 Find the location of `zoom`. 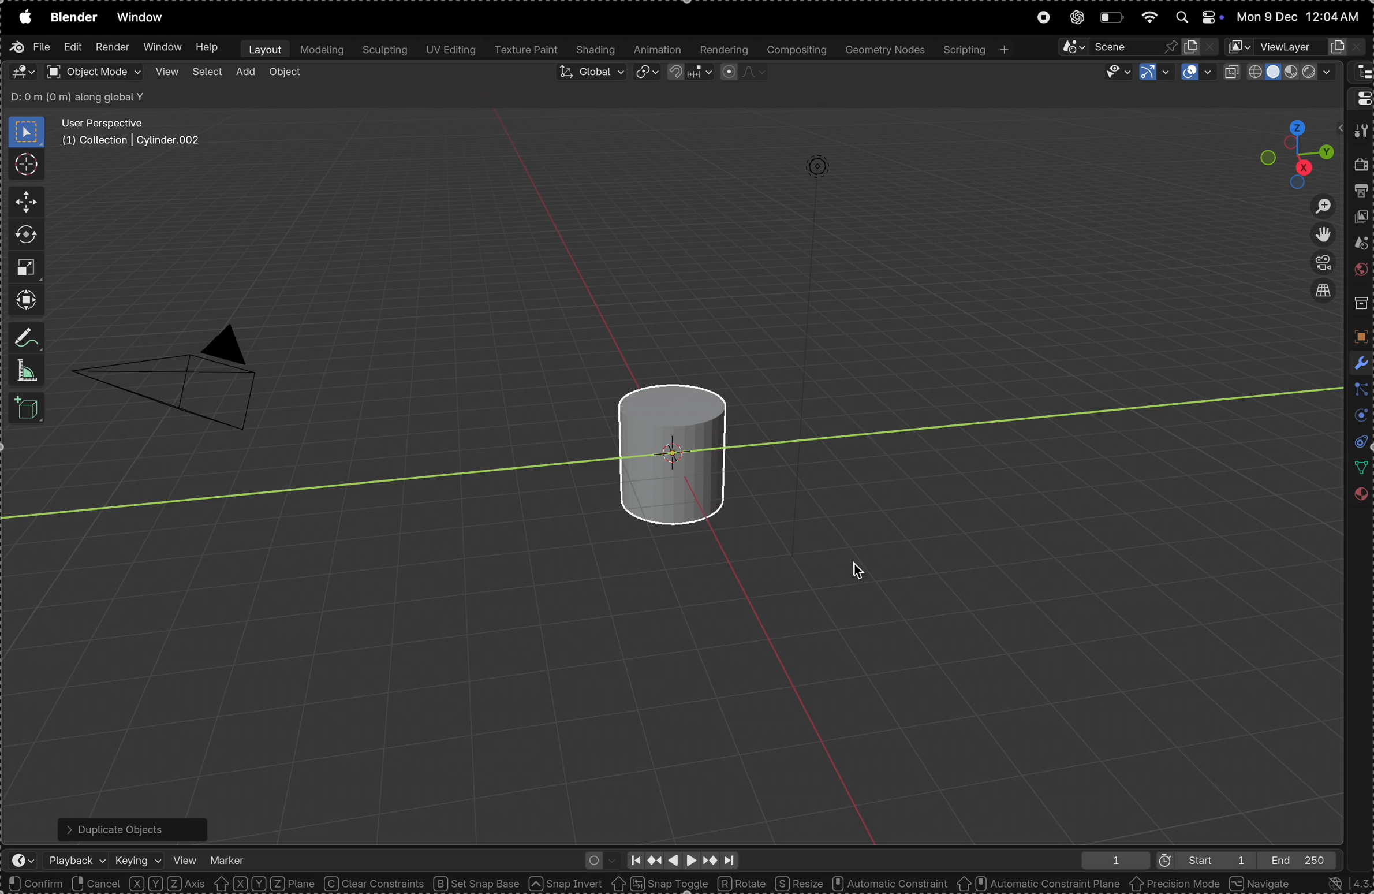

zoom is located at coordinates (1316, 206).